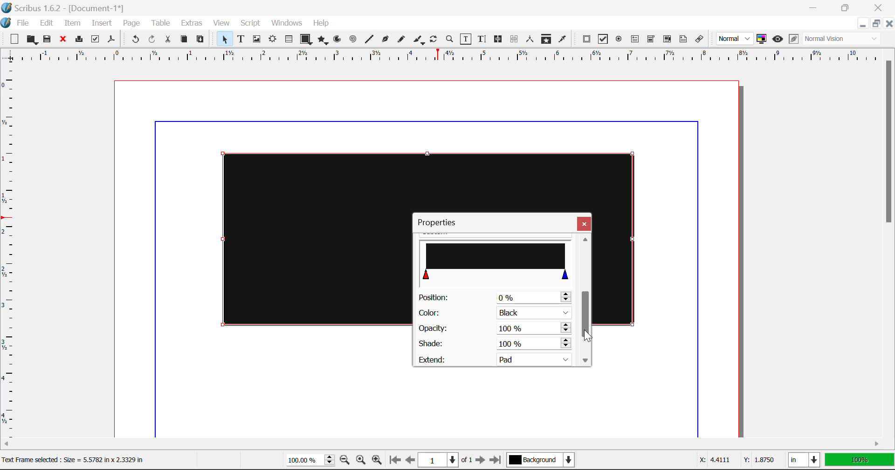 This screenshot has height=470, width=895. Describe the element at coordinates (494, 329) in the screenshot. I see `Opacity` at that location.